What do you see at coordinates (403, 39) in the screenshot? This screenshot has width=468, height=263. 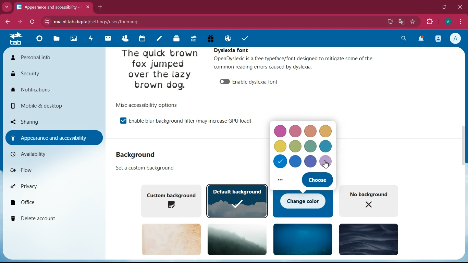 I see `search` at bounding box center [403, 39].